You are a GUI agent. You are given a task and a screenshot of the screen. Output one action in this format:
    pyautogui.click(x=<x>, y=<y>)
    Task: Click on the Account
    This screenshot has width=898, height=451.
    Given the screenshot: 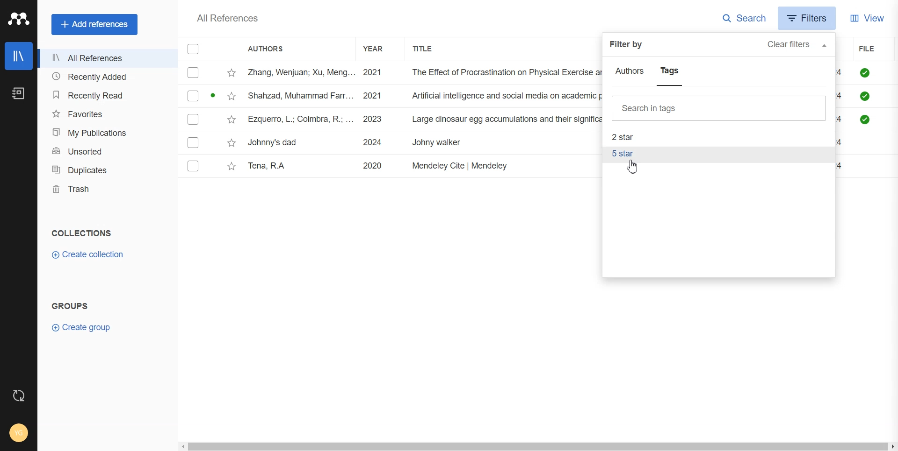 What is the action you would take?
    pyautogui.click(x=19, y=434)
    